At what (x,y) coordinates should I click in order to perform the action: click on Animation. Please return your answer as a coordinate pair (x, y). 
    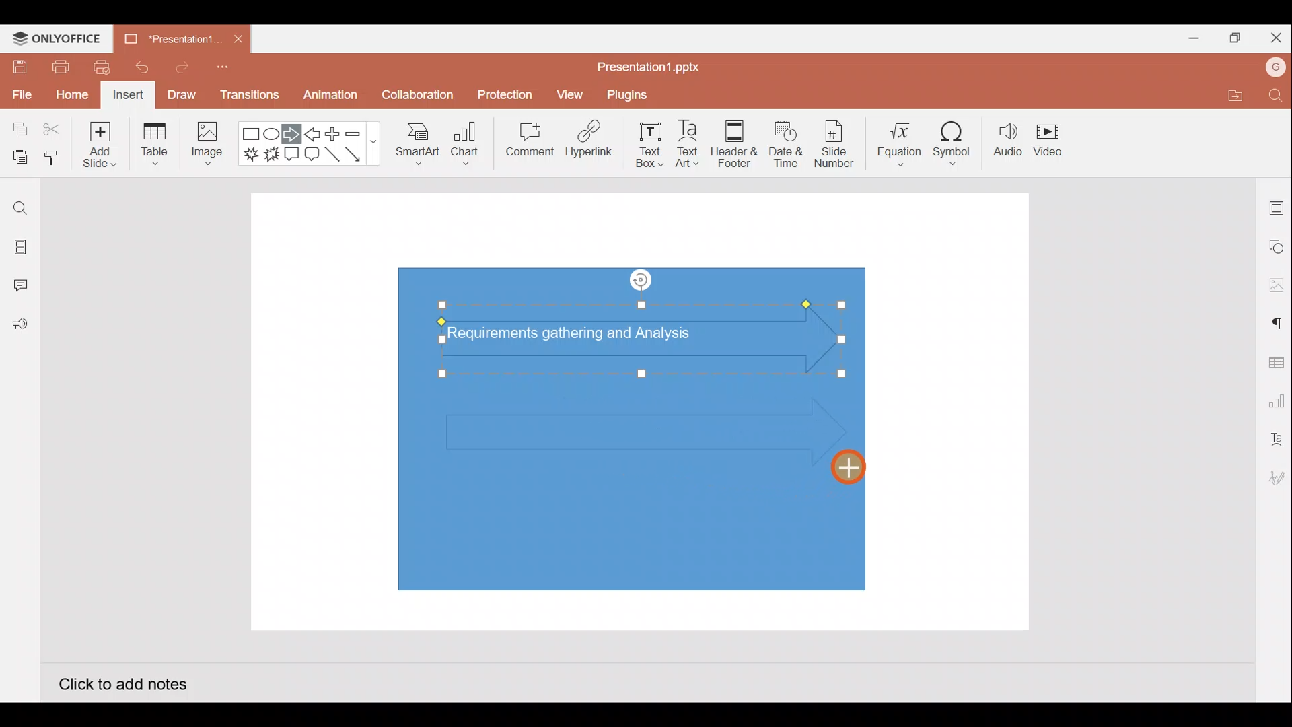
    Looking at the image, I should click on (332, 98).